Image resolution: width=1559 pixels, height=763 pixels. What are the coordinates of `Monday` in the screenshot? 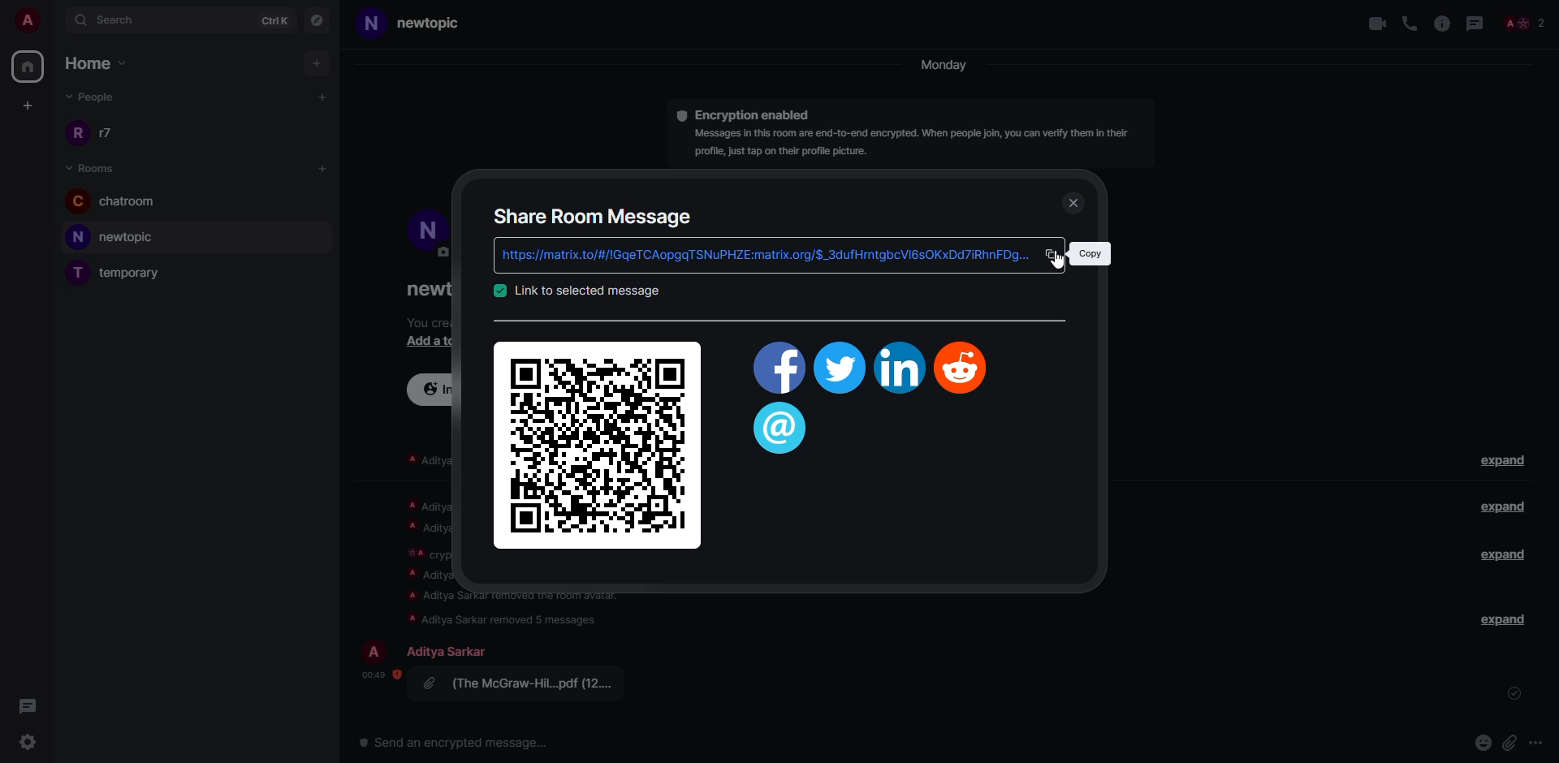 It's located at (946, 66).